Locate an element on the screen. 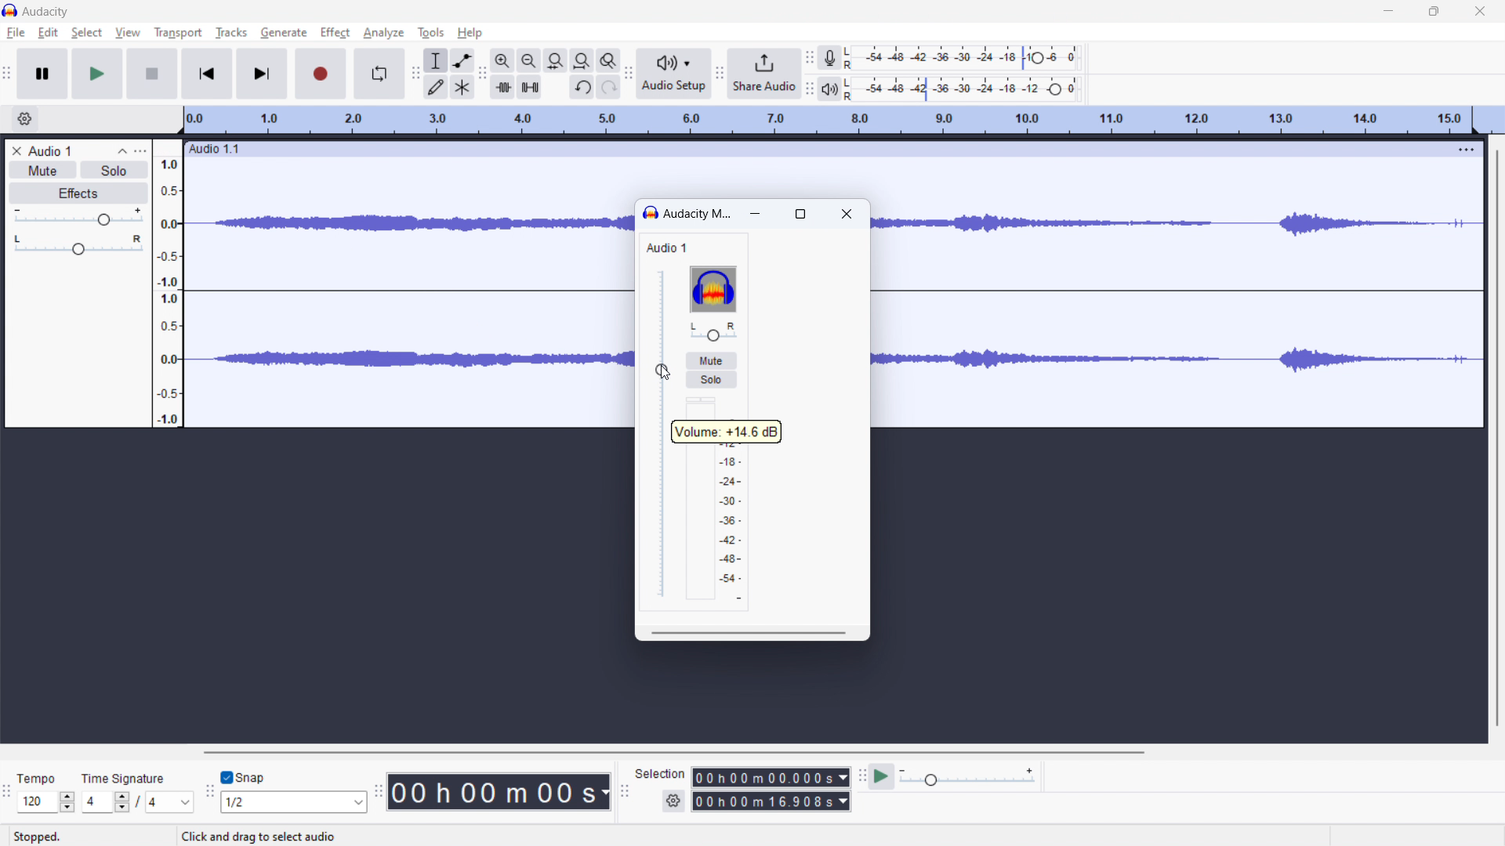 This screenshot has height=846, width=1505. help is located at coordinates (470, 34).